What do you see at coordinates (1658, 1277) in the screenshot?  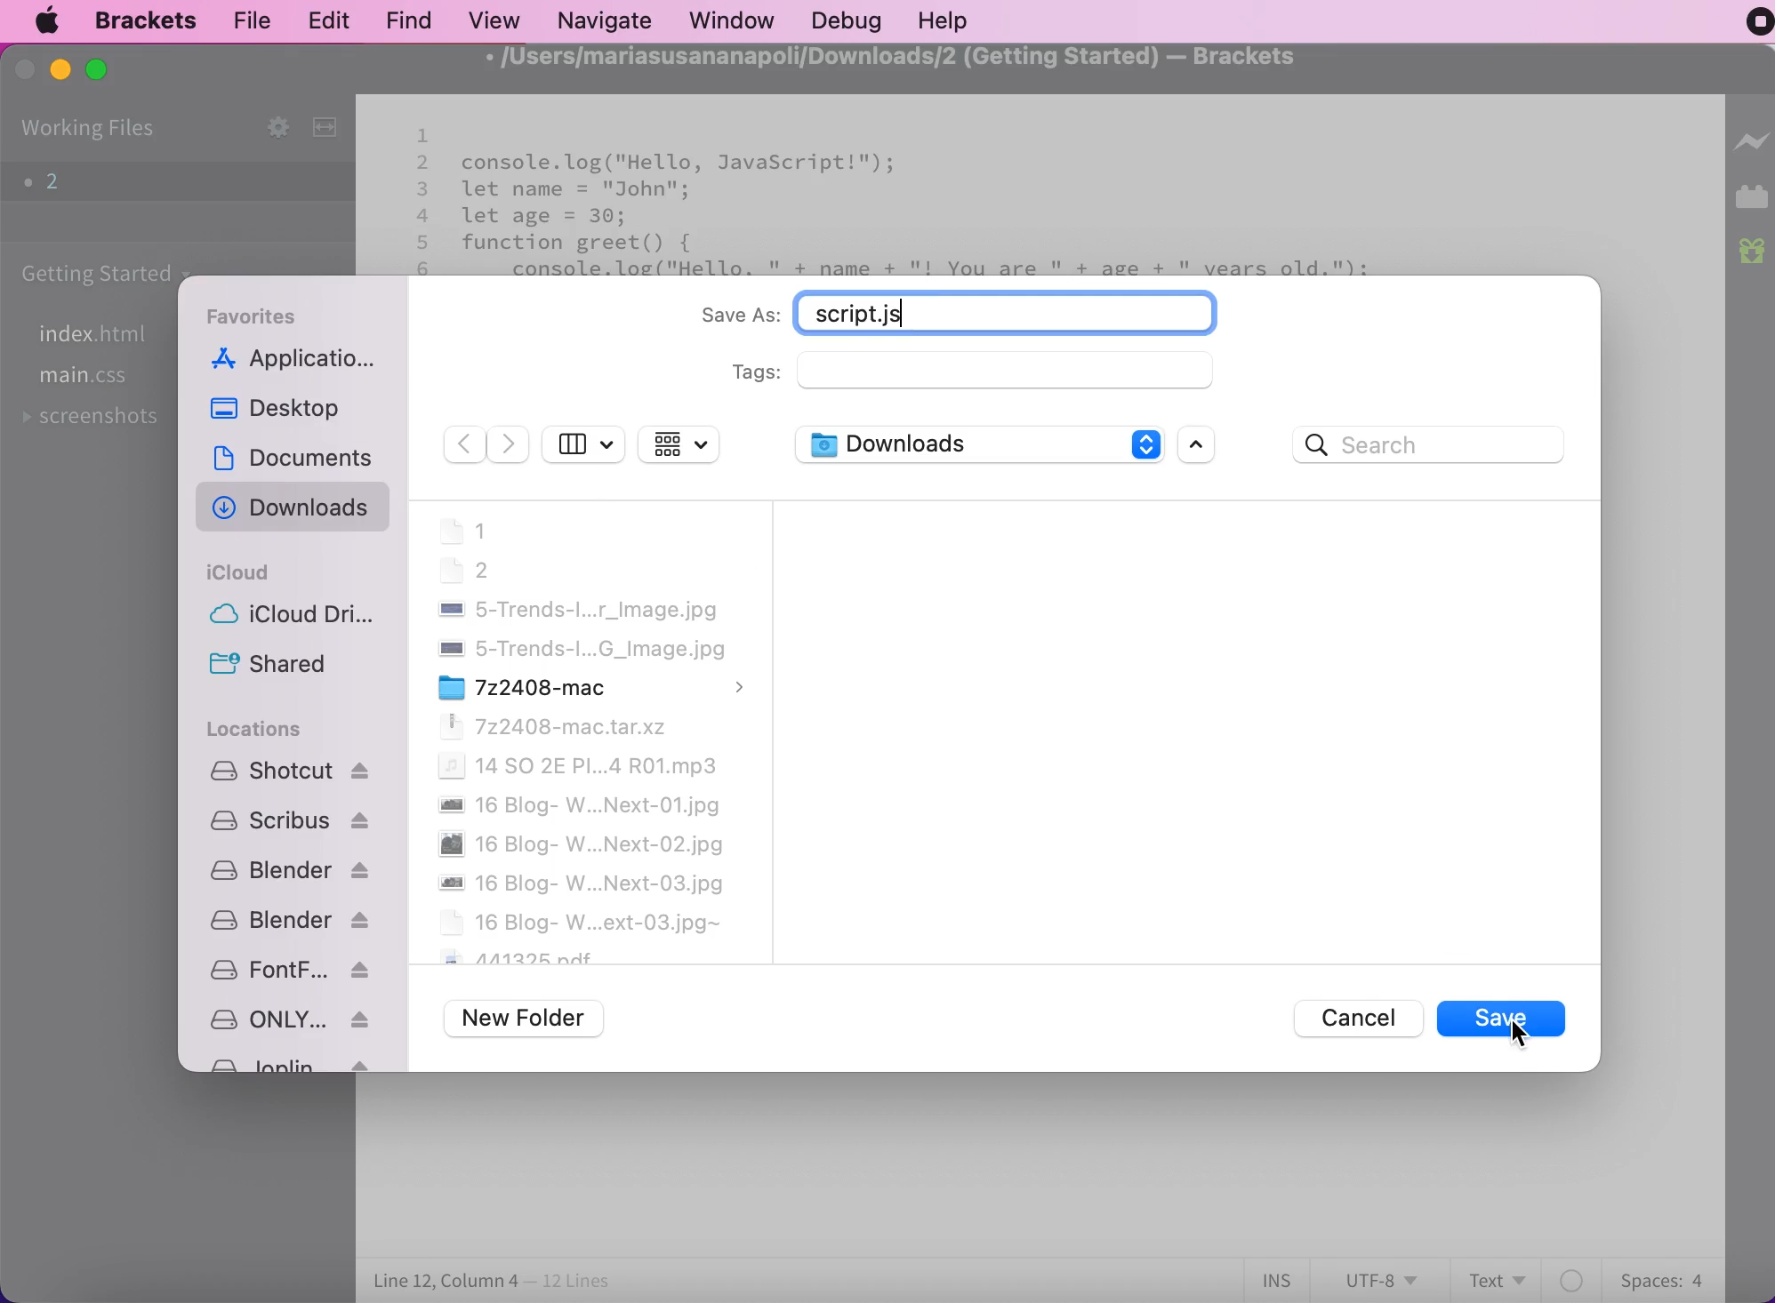 I see `spaces: 4` at bounding box center [1658, 1277].